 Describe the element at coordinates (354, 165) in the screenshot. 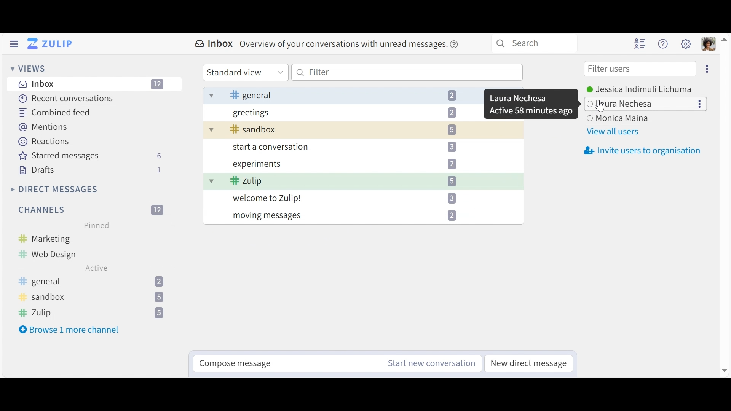

I see `experiments` at that location.